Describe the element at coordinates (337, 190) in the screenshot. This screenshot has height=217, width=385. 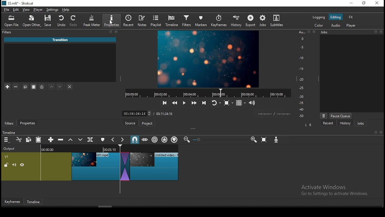
I see `Activate windows` at that location.